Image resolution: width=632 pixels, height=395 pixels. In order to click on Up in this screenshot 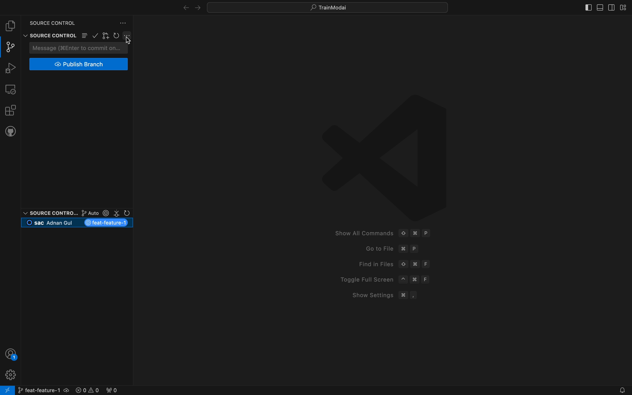, I will do `click(403, 264)`.